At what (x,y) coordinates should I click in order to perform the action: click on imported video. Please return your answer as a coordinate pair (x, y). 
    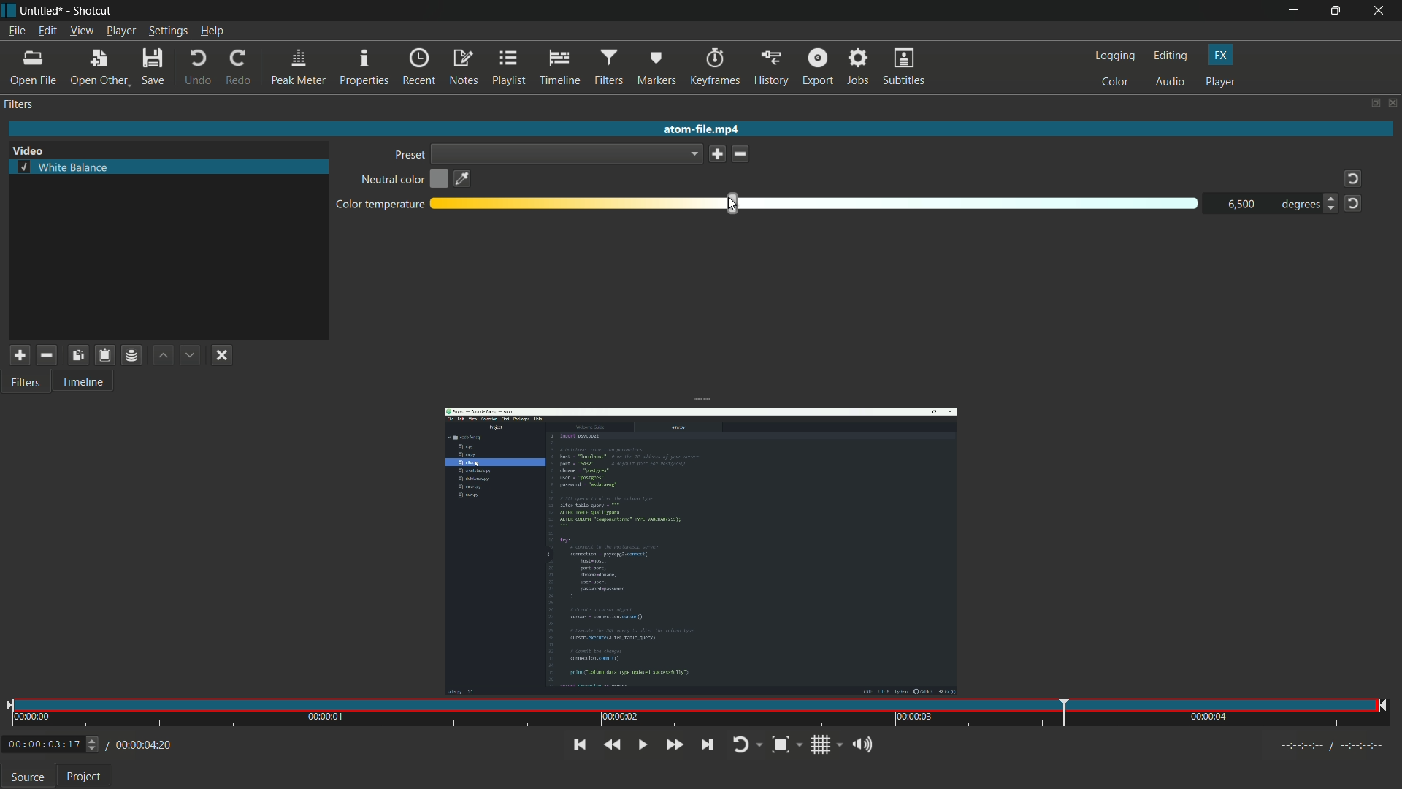
    Looking at the image, I should click on (702, 551).